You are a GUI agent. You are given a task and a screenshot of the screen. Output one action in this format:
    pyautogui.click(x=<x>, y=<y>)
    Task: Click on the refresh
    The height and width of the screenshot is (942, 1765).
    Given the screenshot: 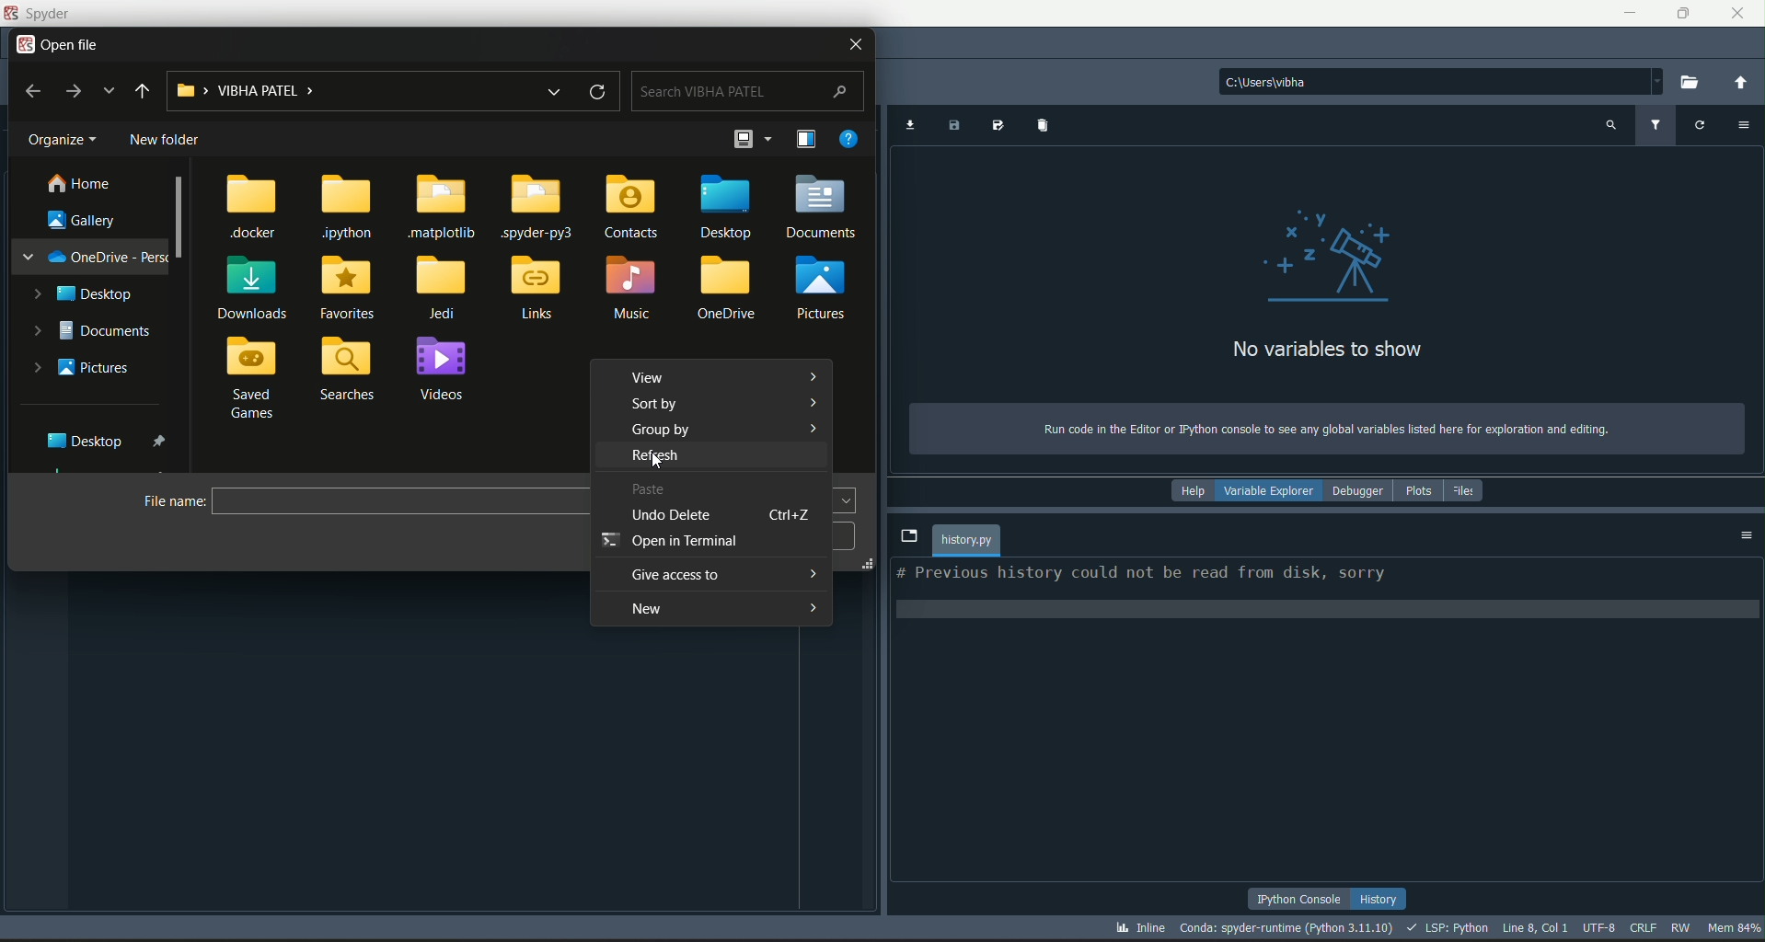 What is the action you would take?
    pyautogui.click(x=596, y=91)
    